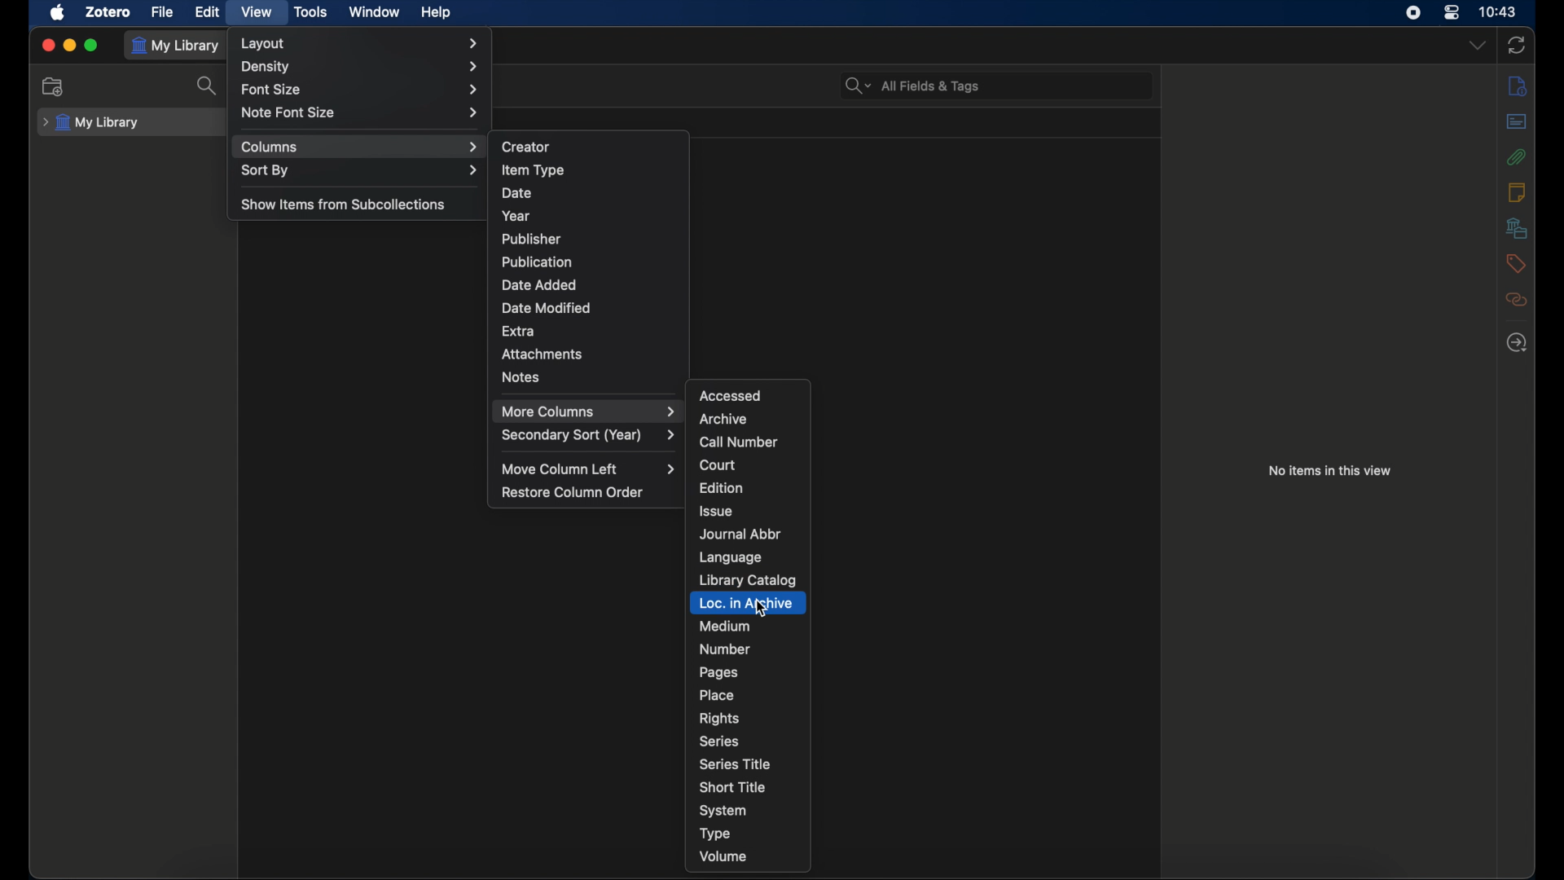 Image resolution: width=1564 pixels, height=880 pixels. What do you see at coordinates (1500, 11) in the screenshot?
I see `time` at bounding box center [1500, 11].